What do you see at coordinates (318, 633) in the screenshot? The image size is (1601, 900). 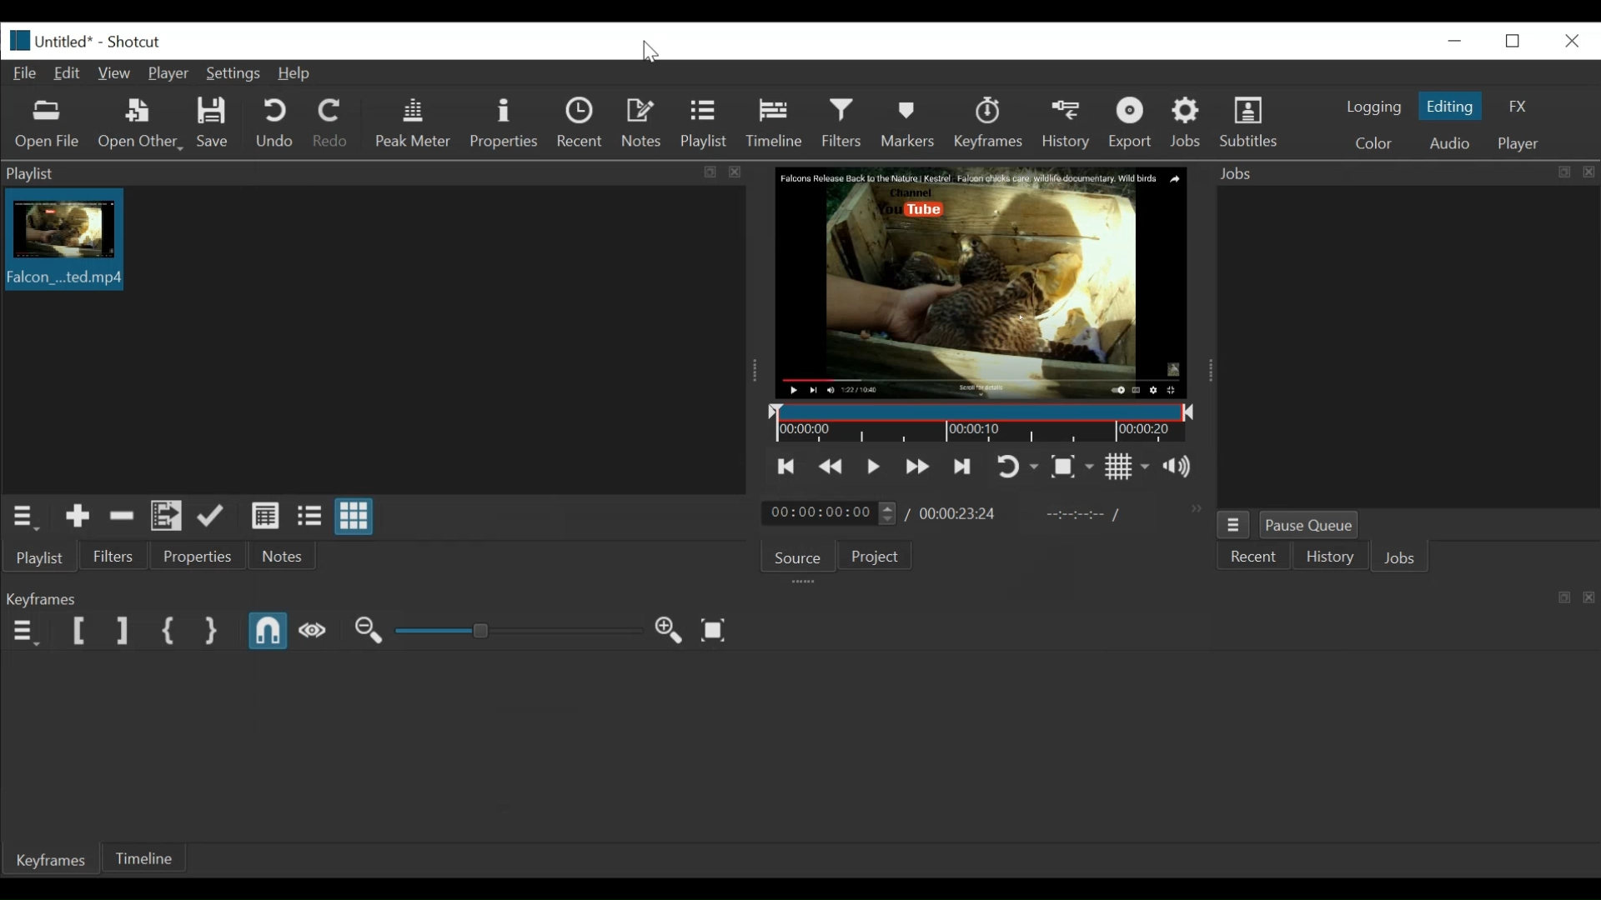 I see `Scrub while dragging` at bounding box center [318, 633].